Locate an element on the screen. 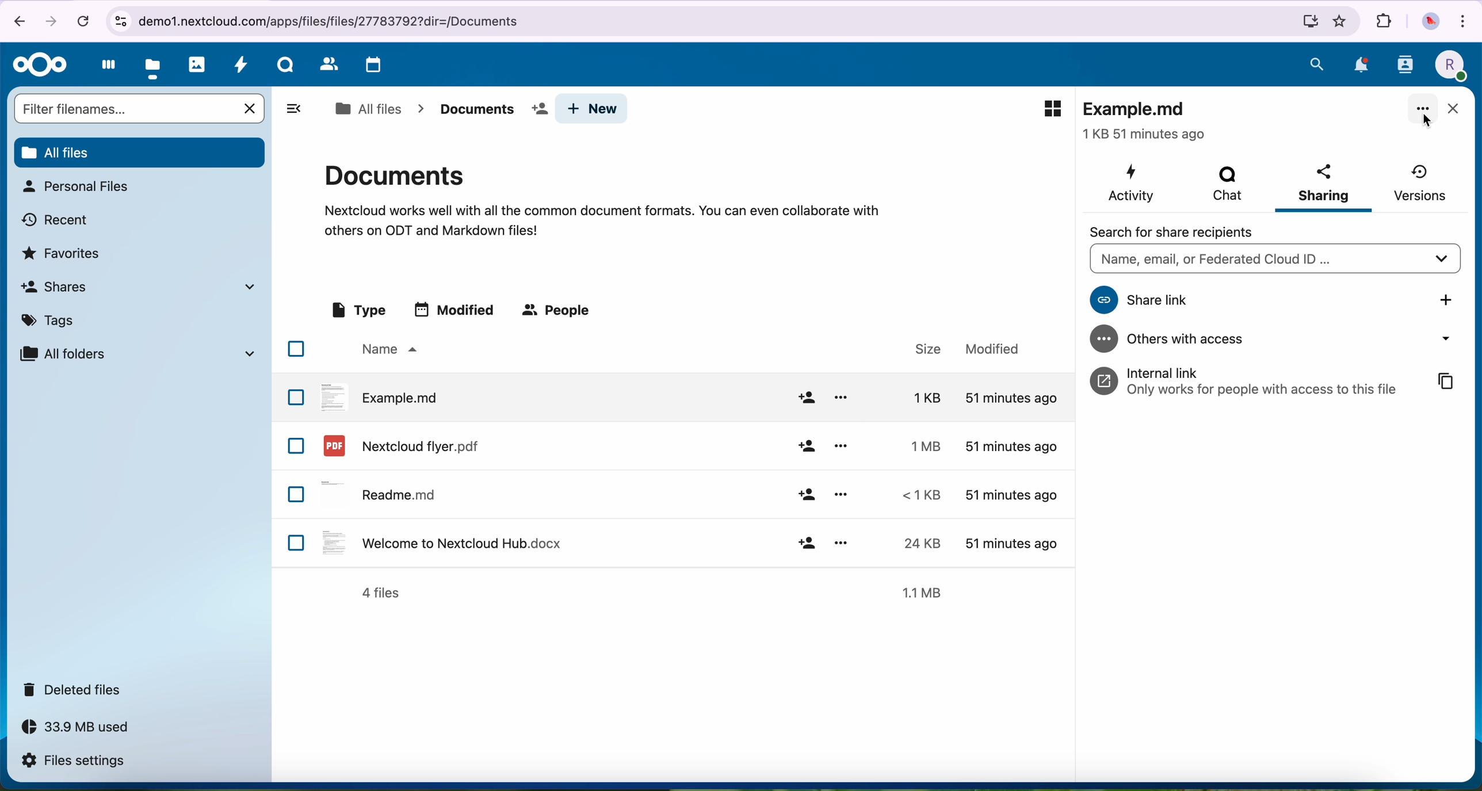 This screenshot has width=1482, height=791. chat is located at coordinates (1227, 182).